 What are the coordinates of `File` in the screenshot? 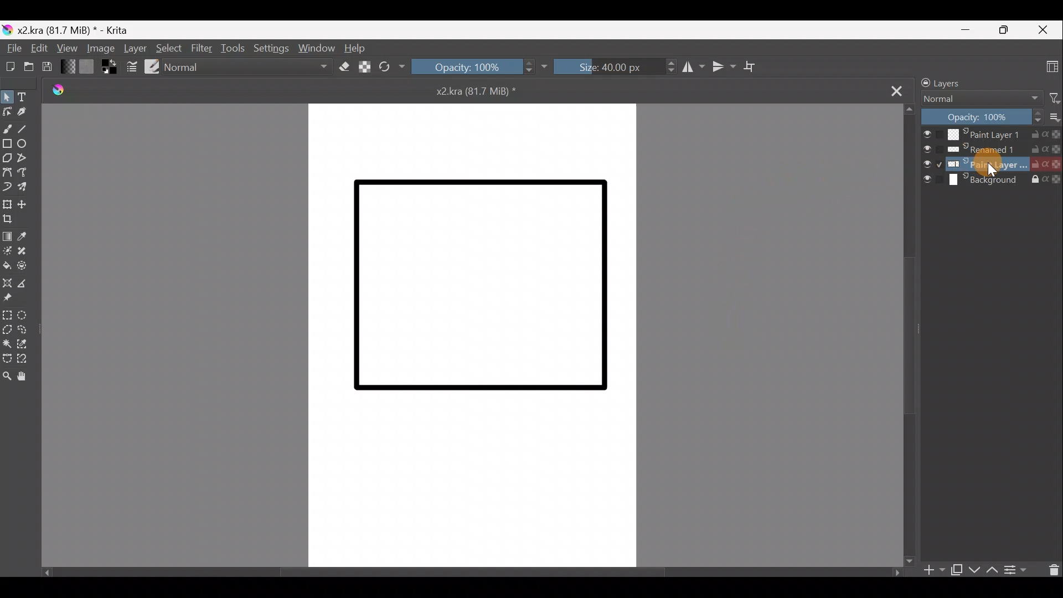 It's located at (12, 48).